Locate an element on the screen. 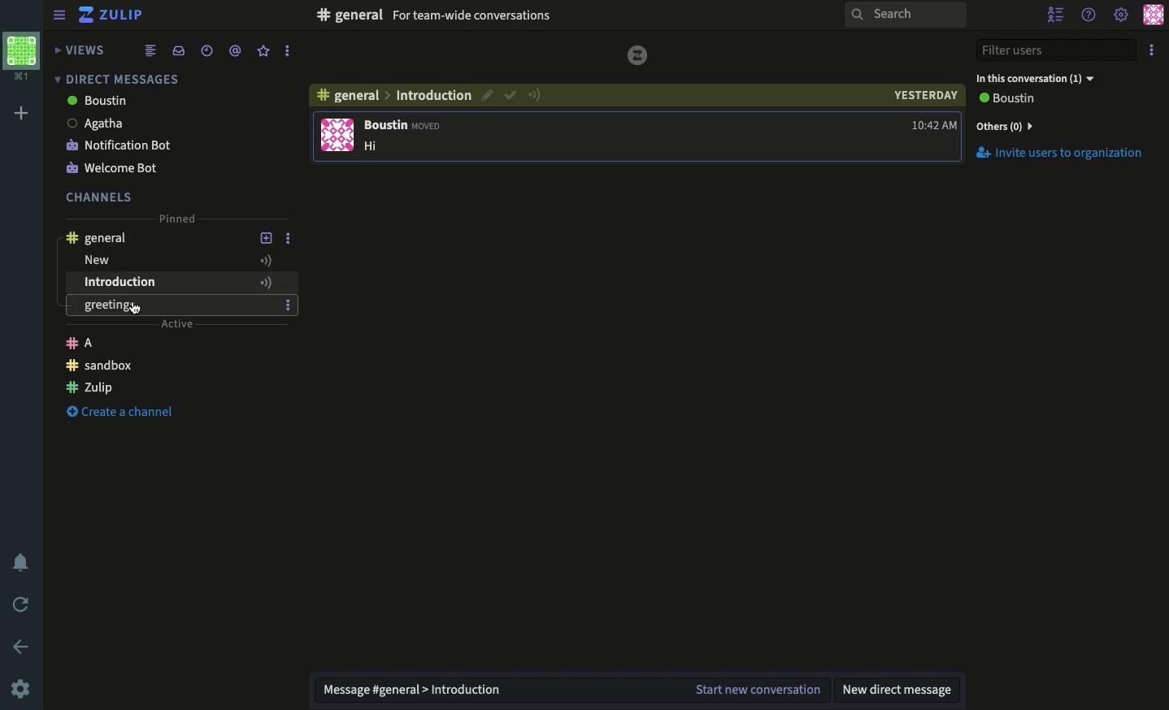 The width and height of the screenshot is (1169, 710). Add is located at coordinates (22, 114).